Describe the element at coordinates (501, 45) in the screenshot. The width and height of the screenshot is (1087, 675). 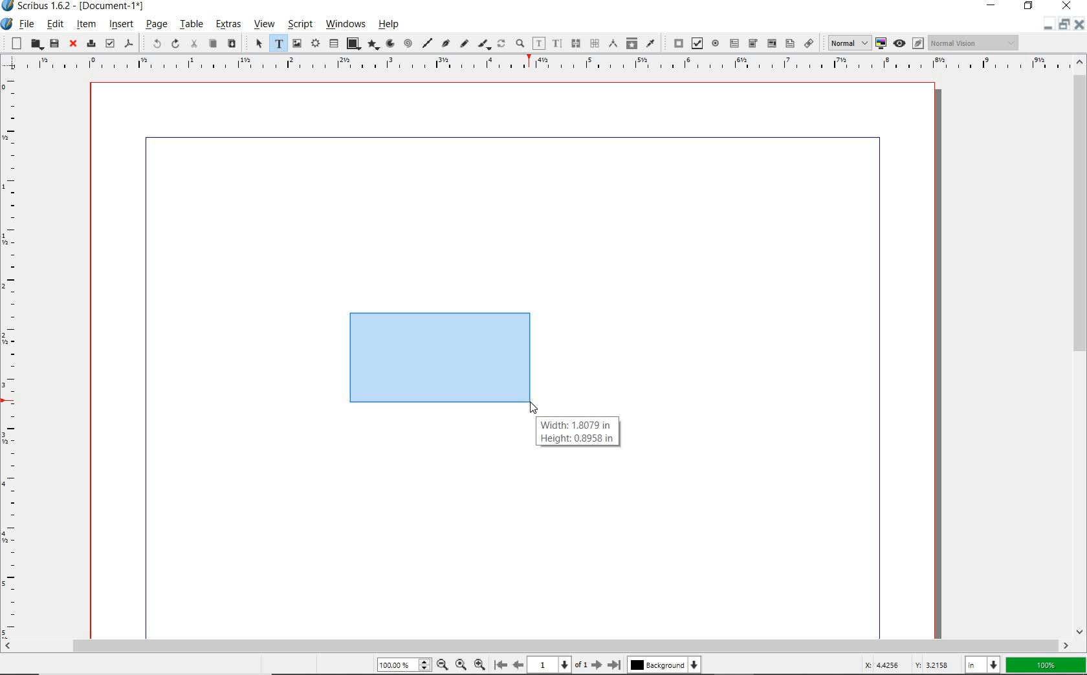
I see `rotate item` at that location.